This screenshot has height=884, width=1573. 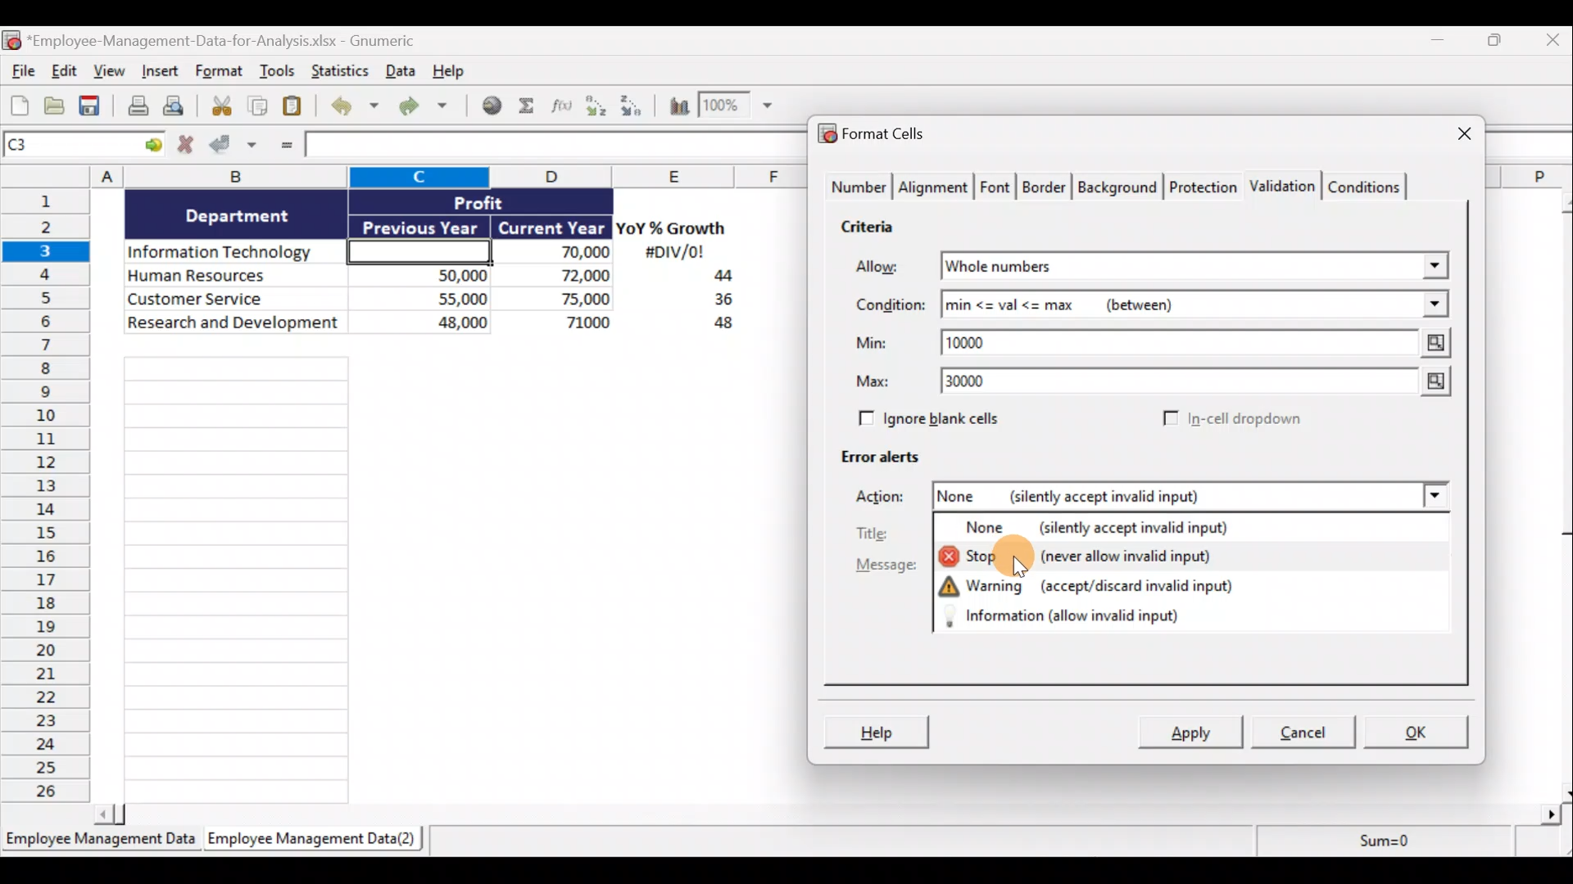 I want to click on Rows, so click(x=51, y=498).